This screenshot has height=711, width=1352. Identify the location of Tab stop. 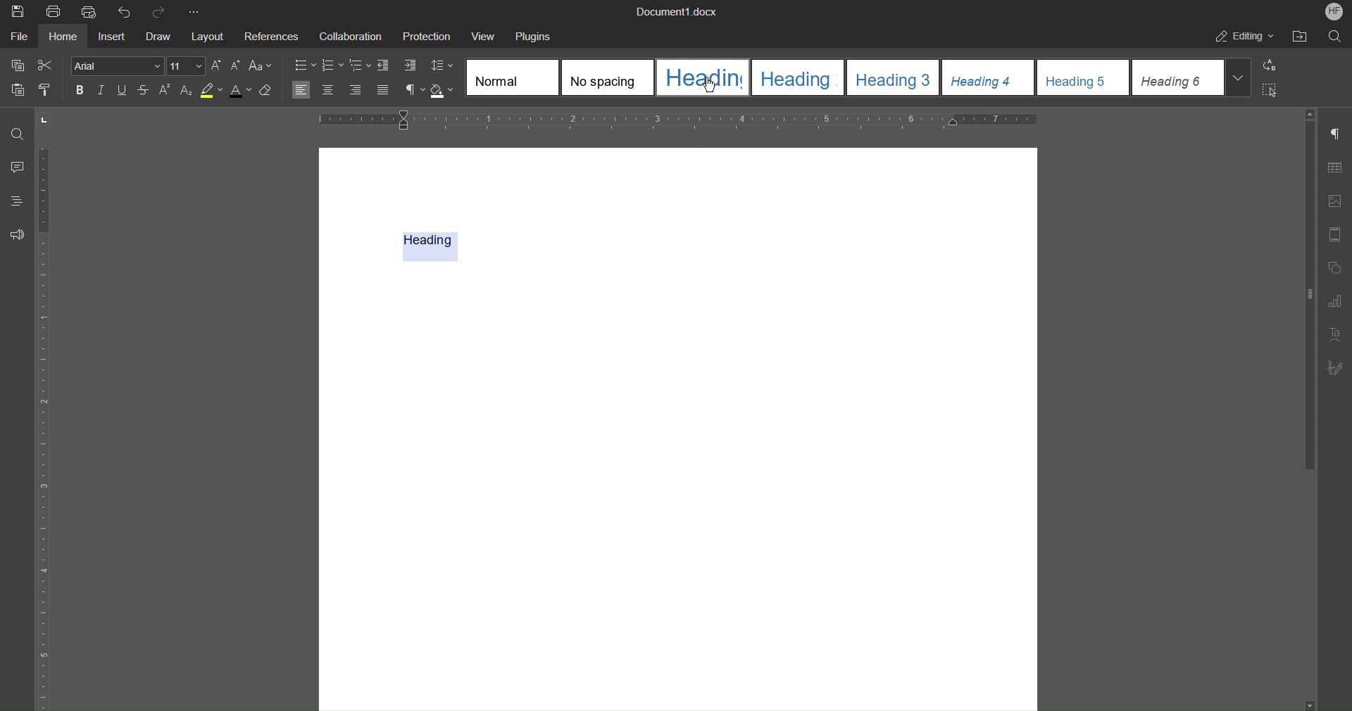
(44, 120).